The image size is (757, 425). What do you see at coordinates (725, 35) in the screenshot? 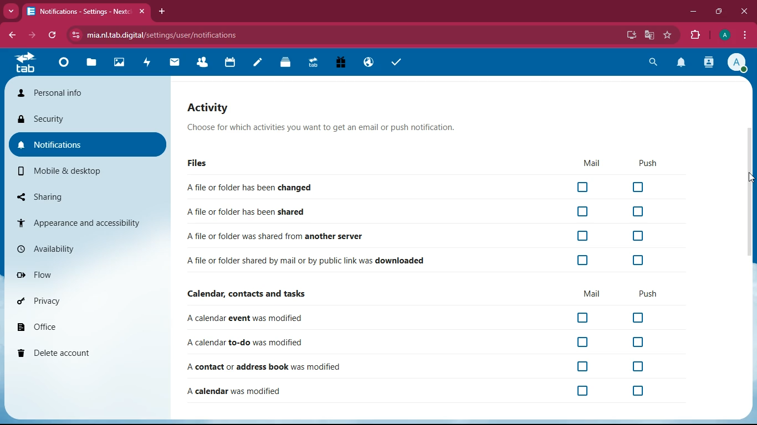
I see `profile` at bounding box center [725, 35].